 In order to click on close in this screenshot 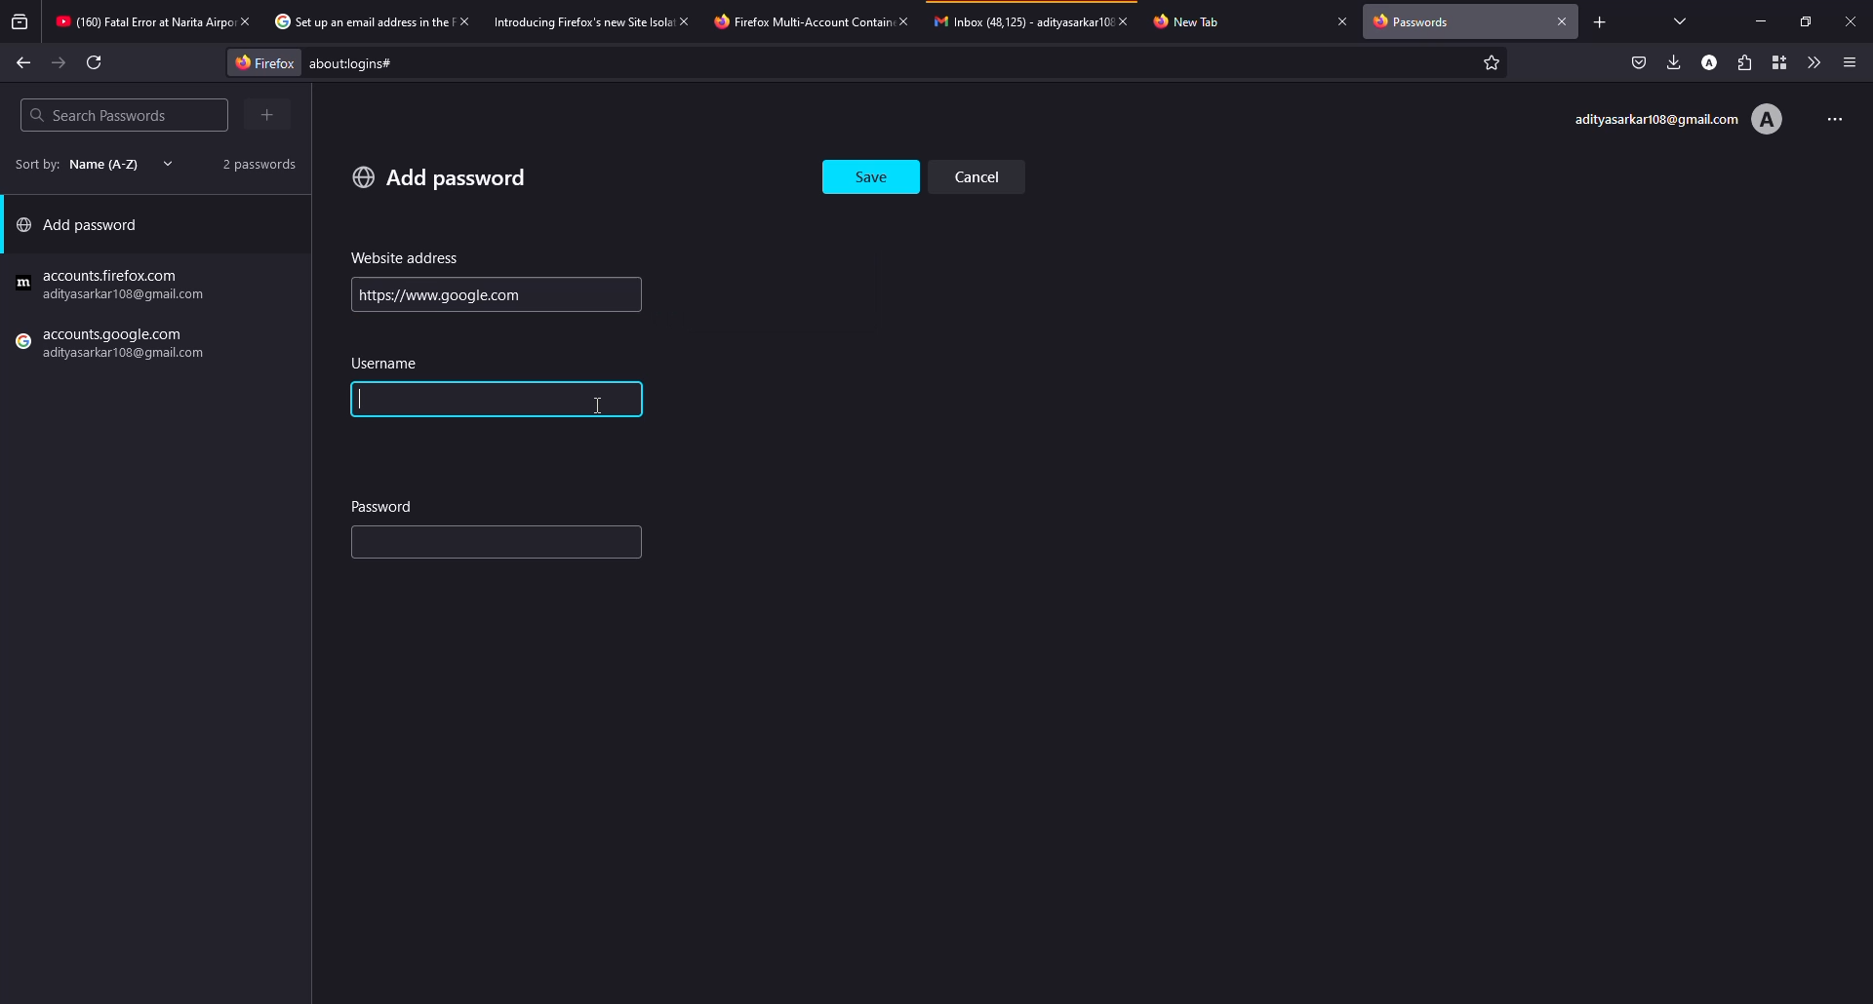, I will do `click(244, 20)`.